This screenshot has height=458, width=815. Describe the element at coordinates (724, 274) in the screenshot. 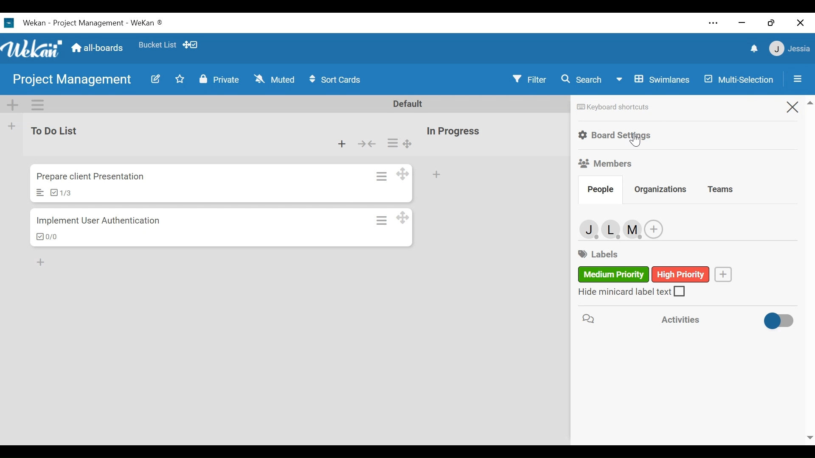

I see `Create label` at that location.